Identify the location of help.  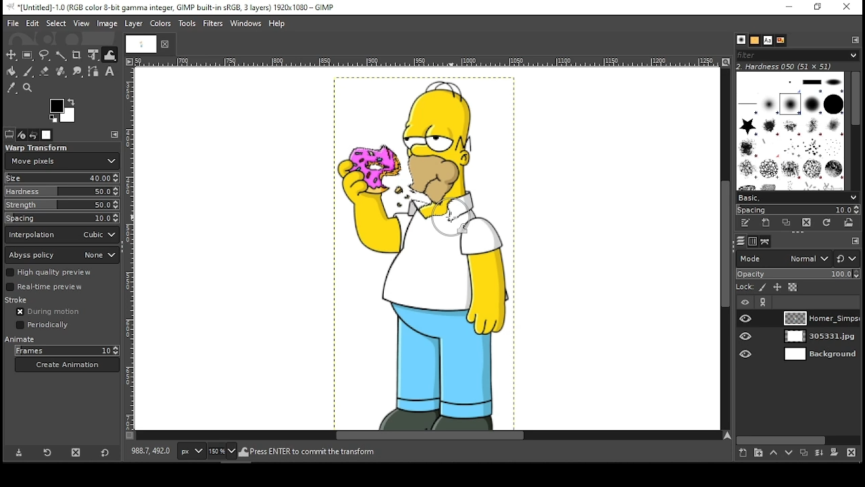
(278, 24).